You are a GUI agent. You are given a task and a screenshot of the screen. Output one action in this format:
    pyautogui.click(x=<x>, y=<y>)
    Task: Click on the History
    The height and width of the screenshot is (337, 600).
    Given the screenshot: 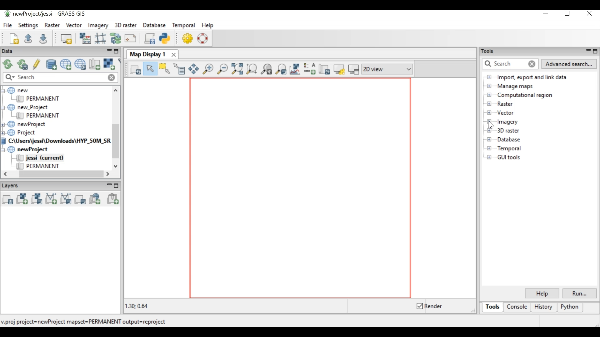 What is the action you would take?
    pyautogui.click(x=543, y=308)
    